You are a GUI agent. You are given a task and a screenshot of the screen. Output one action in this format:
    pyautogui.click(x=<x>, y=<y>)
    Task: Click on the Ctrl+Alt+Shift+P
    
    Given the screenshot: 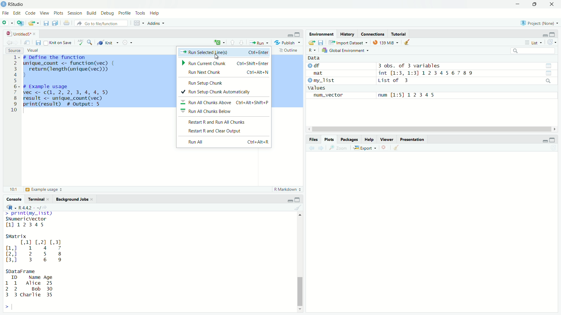 What is the action you would take?
    pyautogui.click(x=253, y=103)
    